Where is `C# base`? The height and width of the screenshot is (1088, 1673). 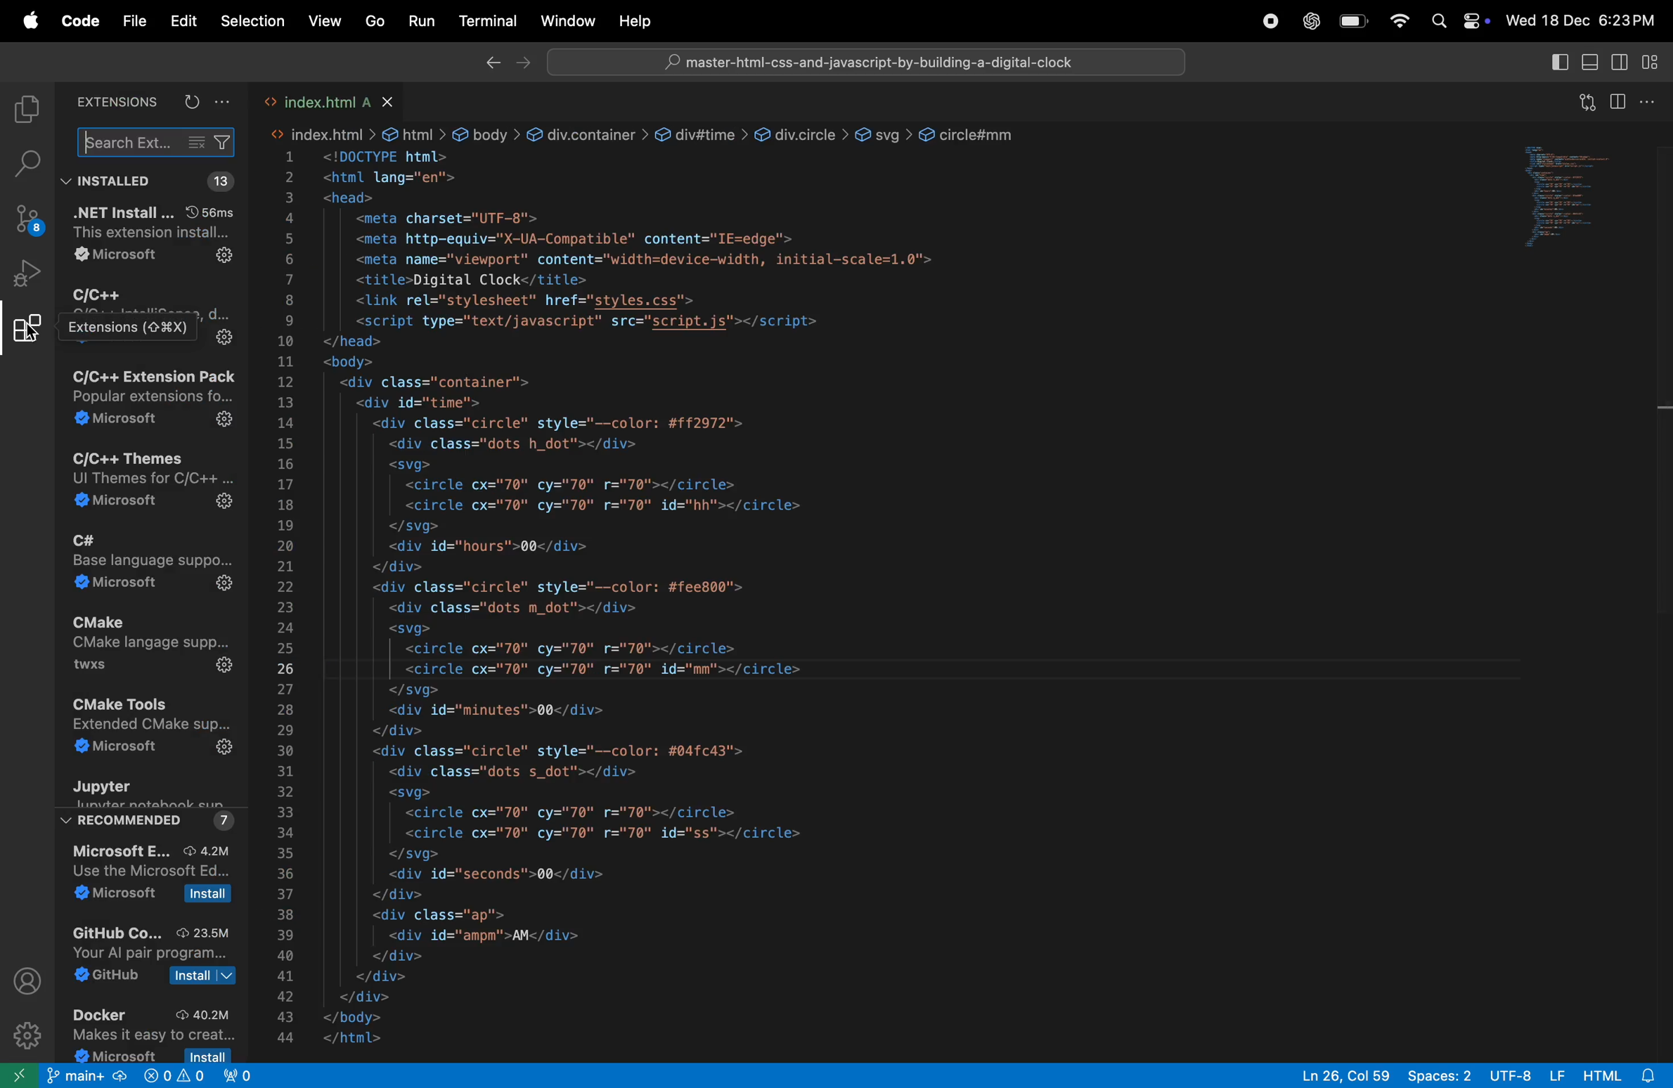
C# base is located at coordinates (155, 569).